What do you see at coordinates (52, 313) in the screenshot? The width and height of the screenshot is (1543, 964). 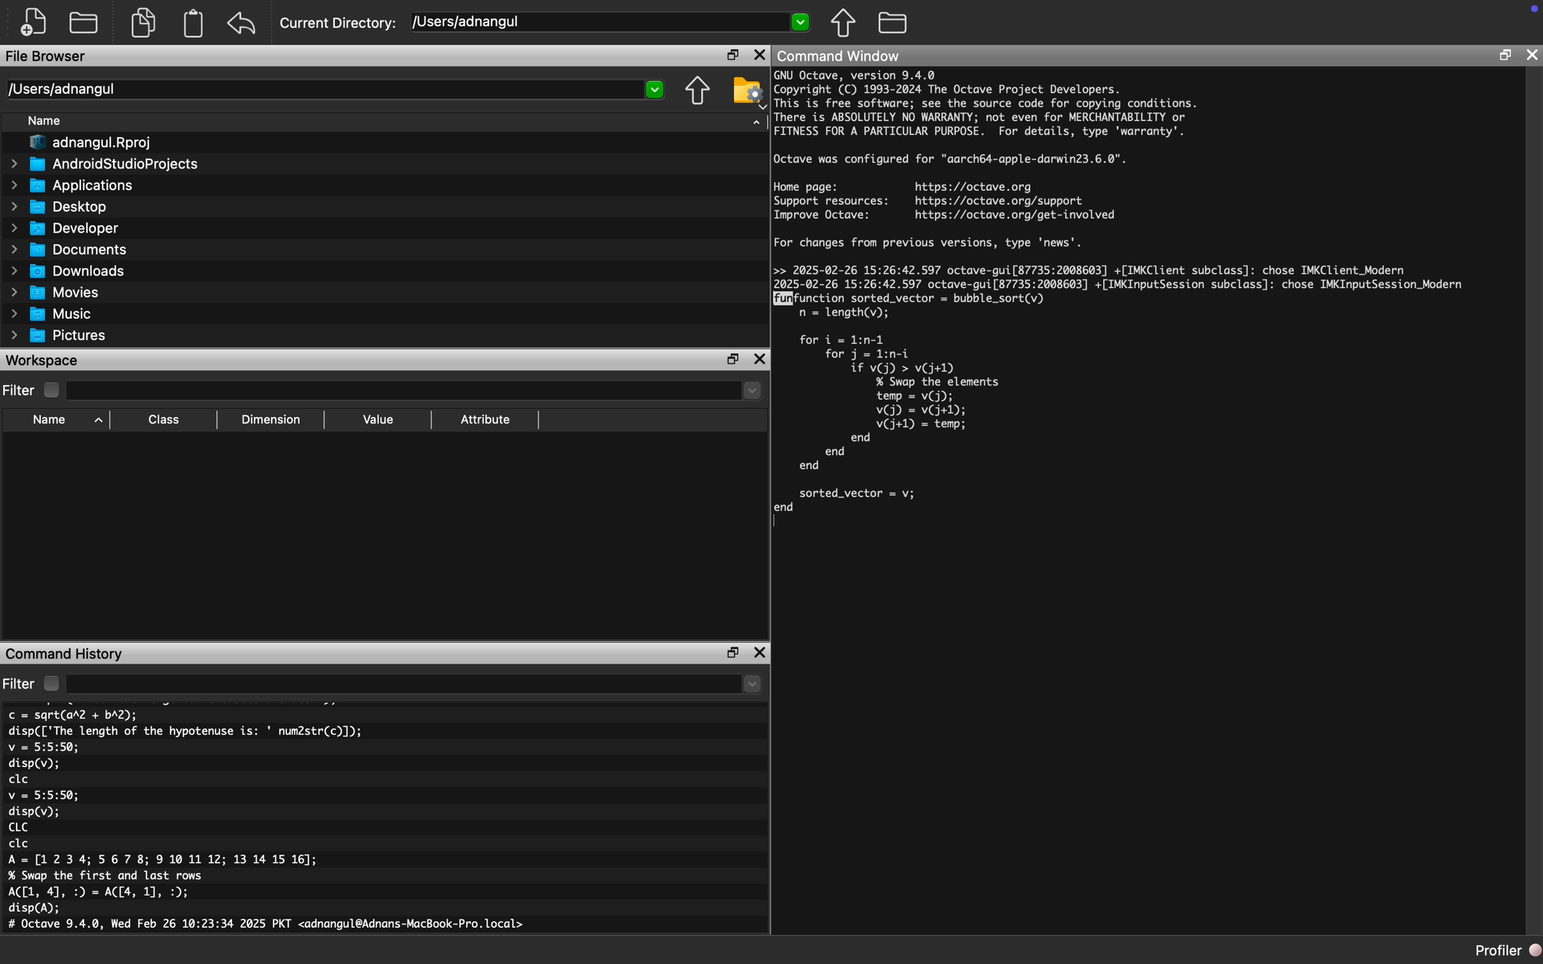 I see `Music` at bounding box center [52, 313].